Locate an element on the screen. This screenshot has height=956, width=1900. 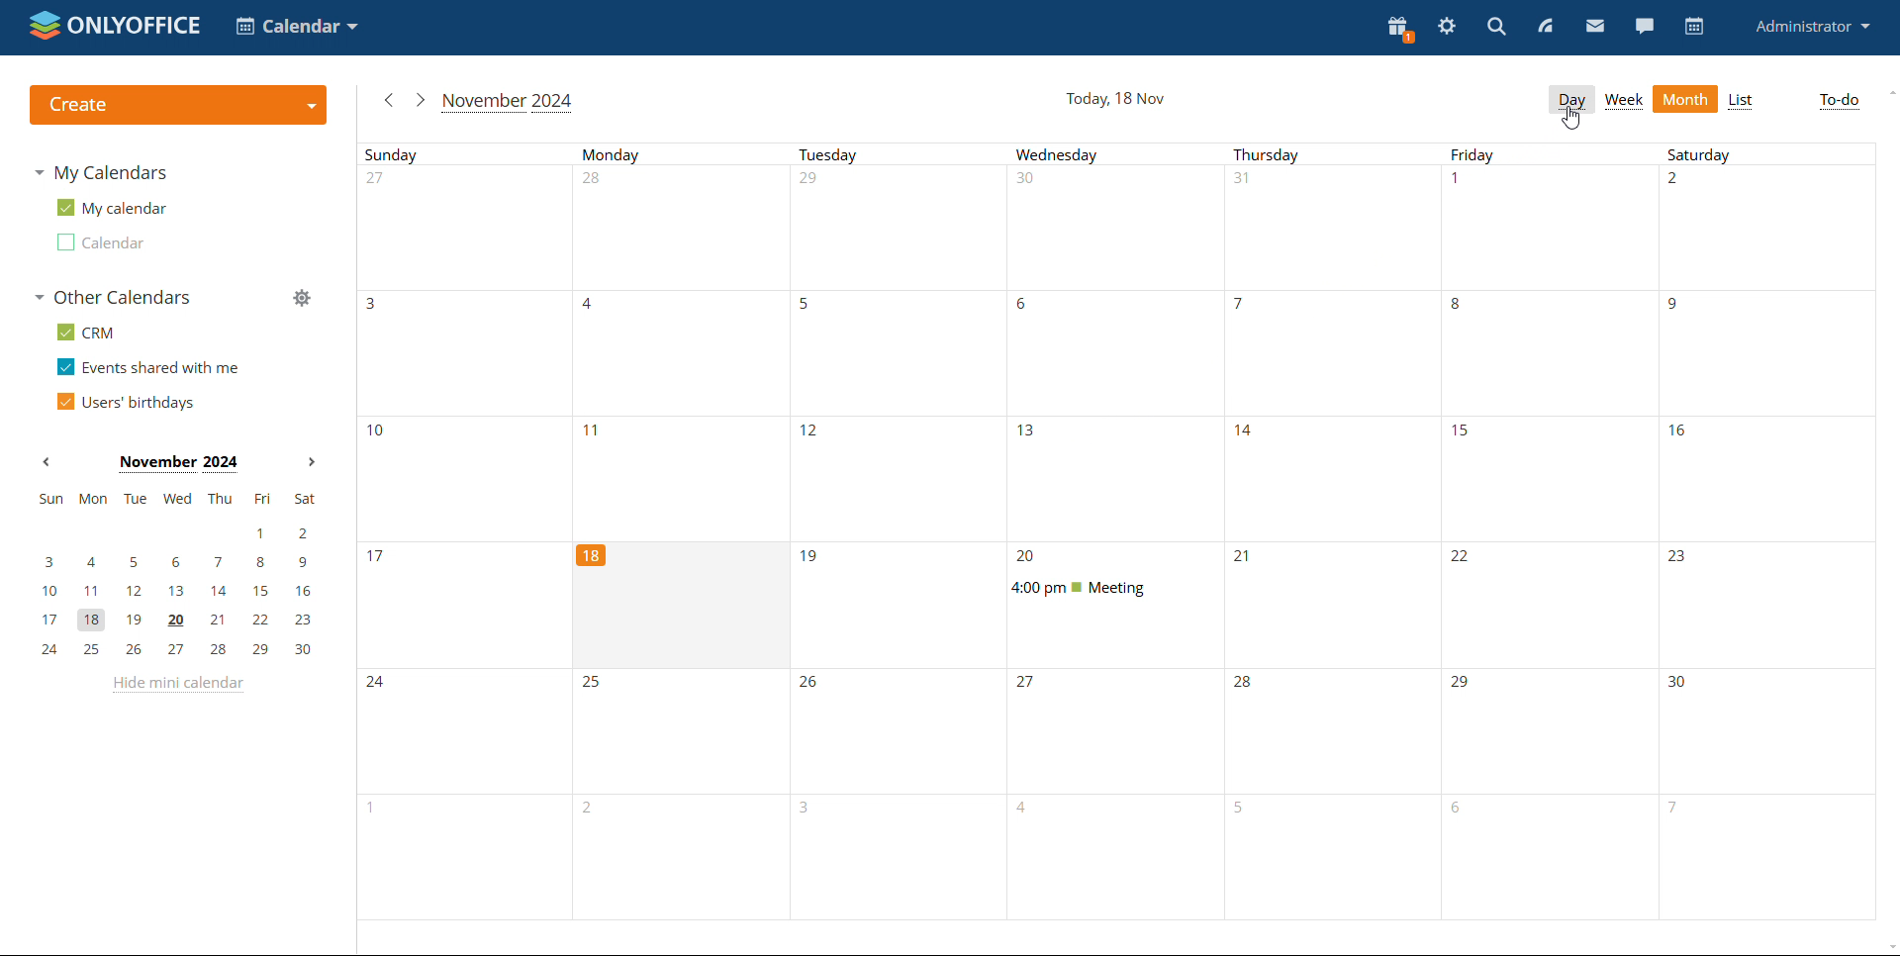
month view is located at coordinates (1686, 98).